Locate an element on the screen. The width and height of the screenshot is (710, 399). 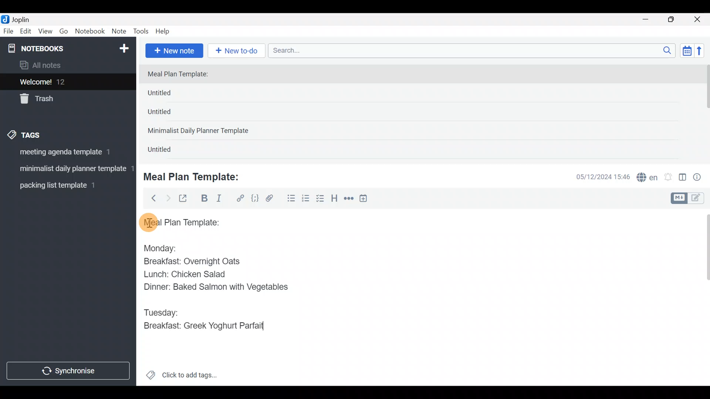
Tags is located at coordinates (41, 134).